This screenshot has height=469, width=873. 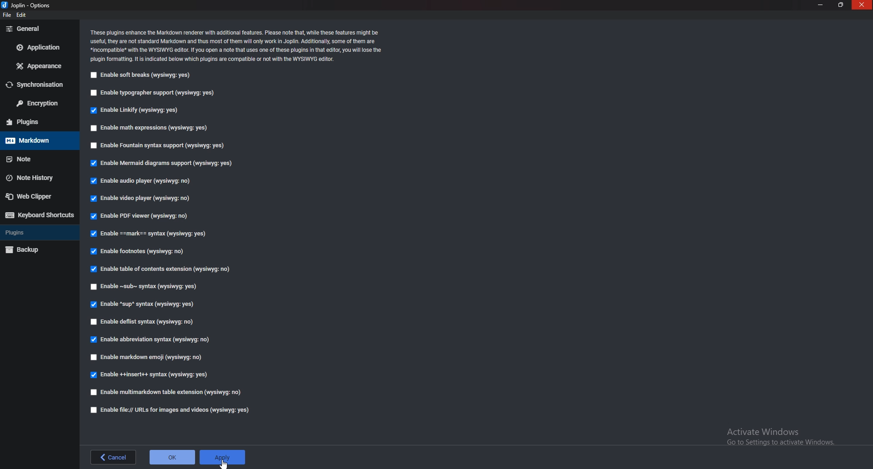 I want to click on Enable sup syntax, so click(x=142, y=304).